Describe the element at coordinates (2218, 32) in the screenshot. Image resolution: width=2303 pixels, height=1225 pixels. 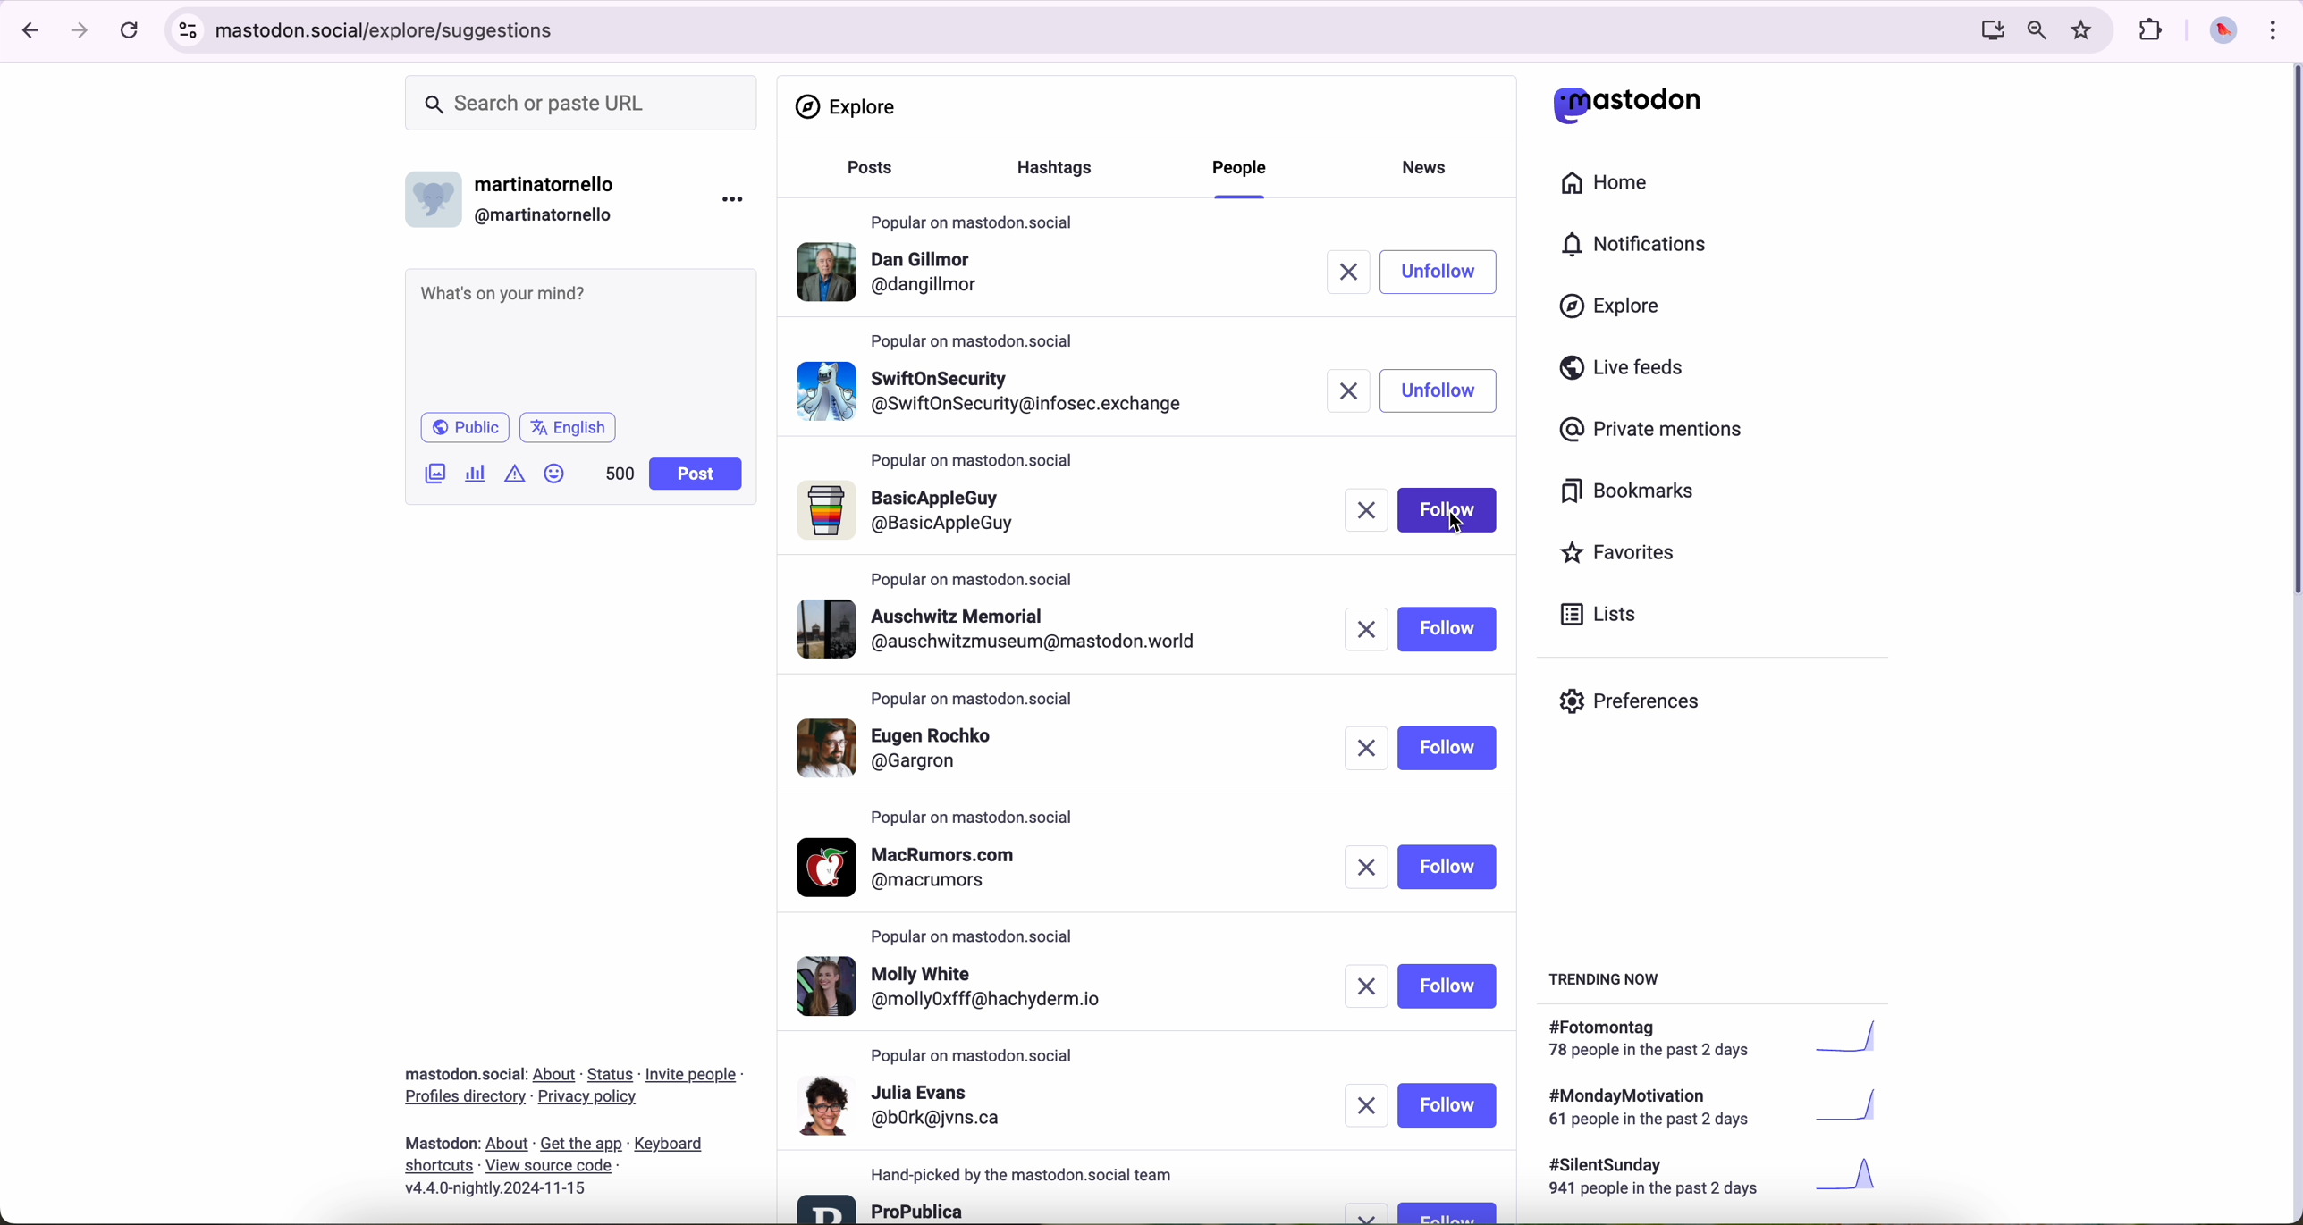
I see `profile picture` at that location.